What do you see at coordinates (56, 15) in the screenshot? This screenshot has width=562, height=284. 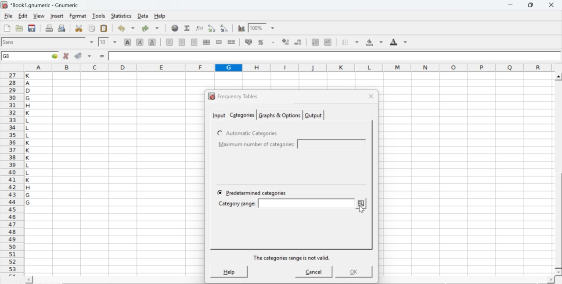 I see `insert` at bounding box center [56, 15].